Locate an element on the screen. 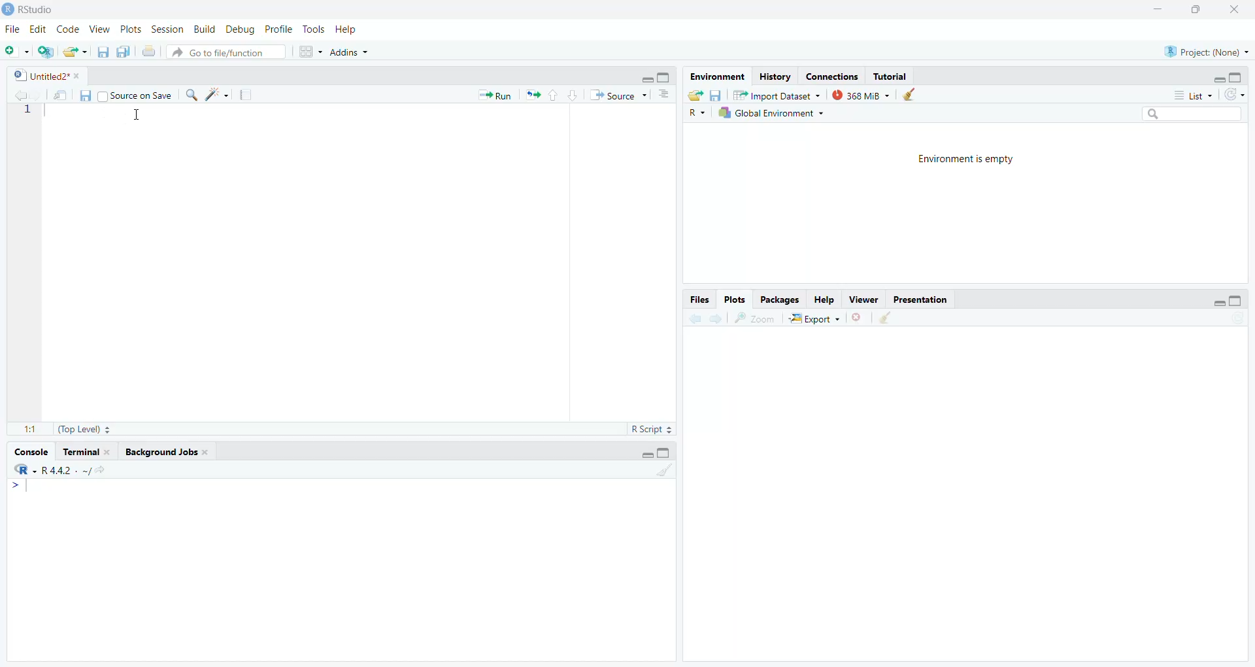 This screenshot has height=667, width=1255. RStudio is located at coordinates (31, 8).